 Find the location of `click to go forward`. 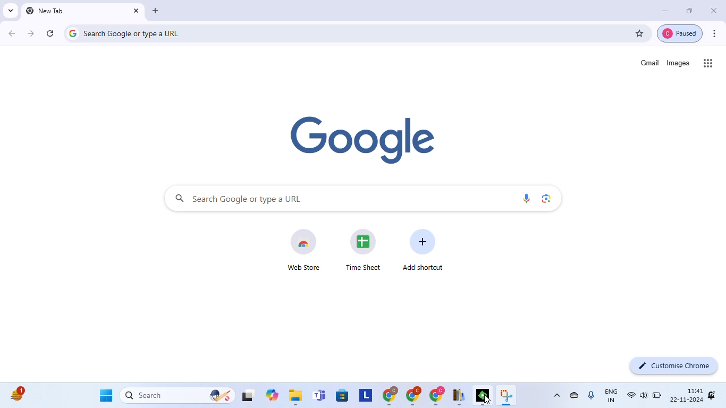

click to go forward is located at coordinates (30, 33).